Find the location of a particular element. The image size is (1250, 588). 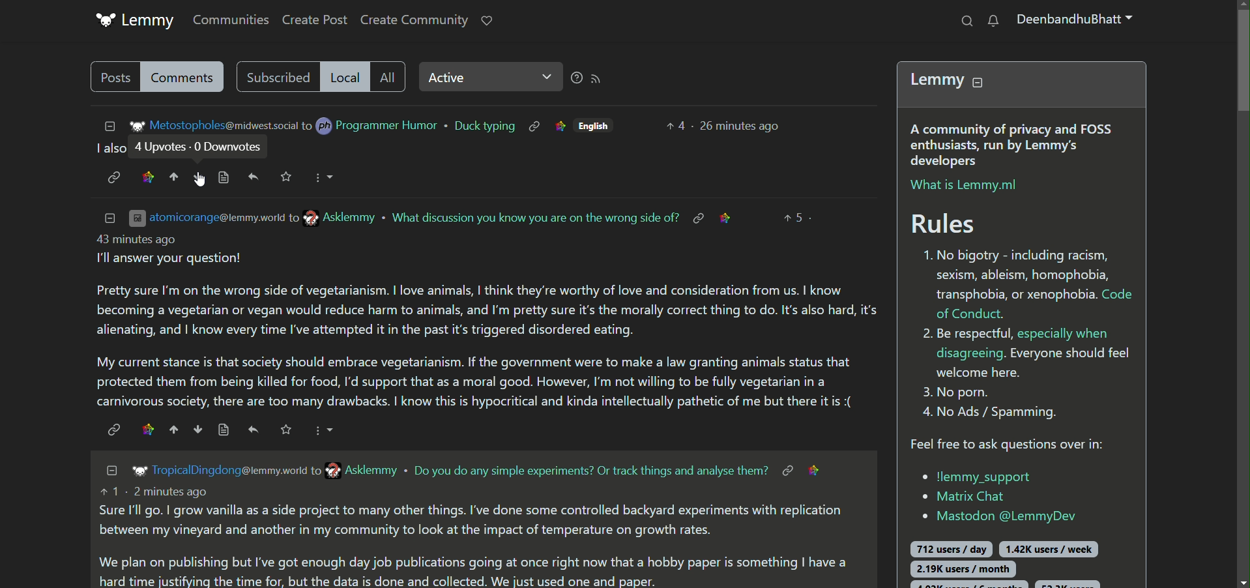

text is located at coordinates (107, 149).